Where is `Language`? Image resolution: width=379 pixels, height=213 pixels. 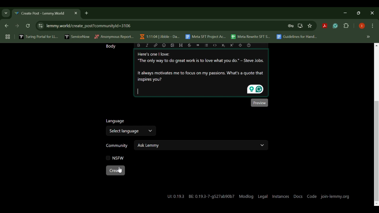 Language is located at coordinates (116, 122).